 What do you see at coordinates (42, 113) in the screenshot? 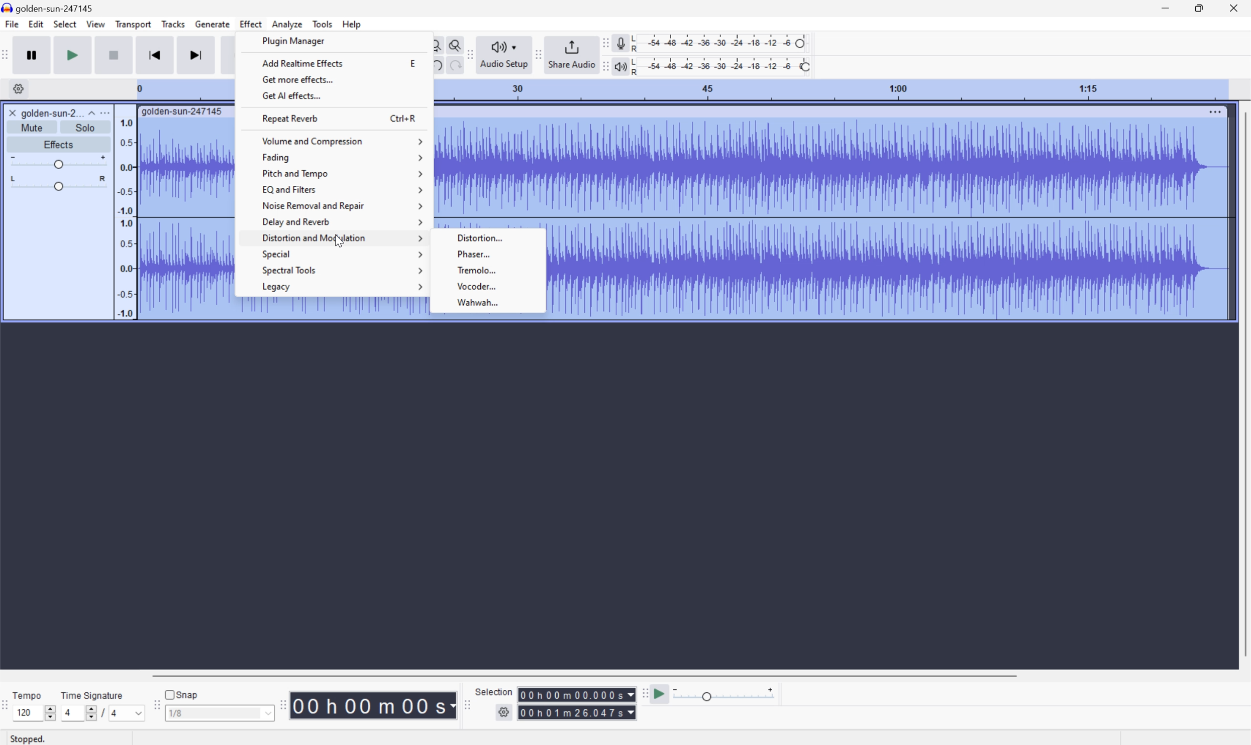
I see `golden-sun` at bounding box center [42, 113].